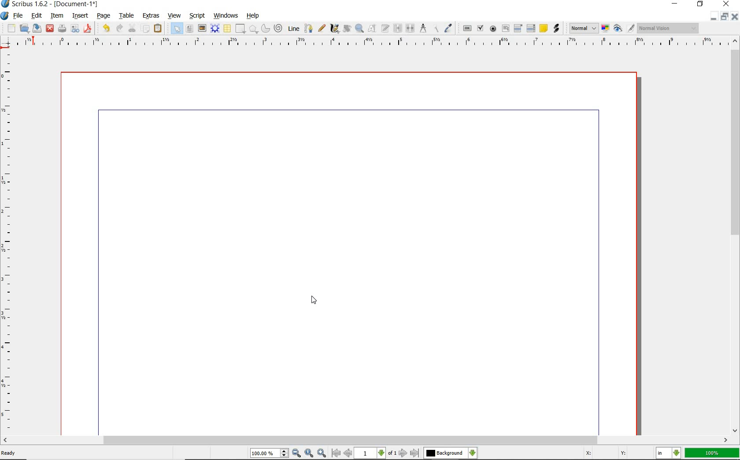 The height and width of the screenshot is (460, 740). What do you see at coordinates (132, 28) in the screenshot?
I see `cut` at bounding box center [132, 28].